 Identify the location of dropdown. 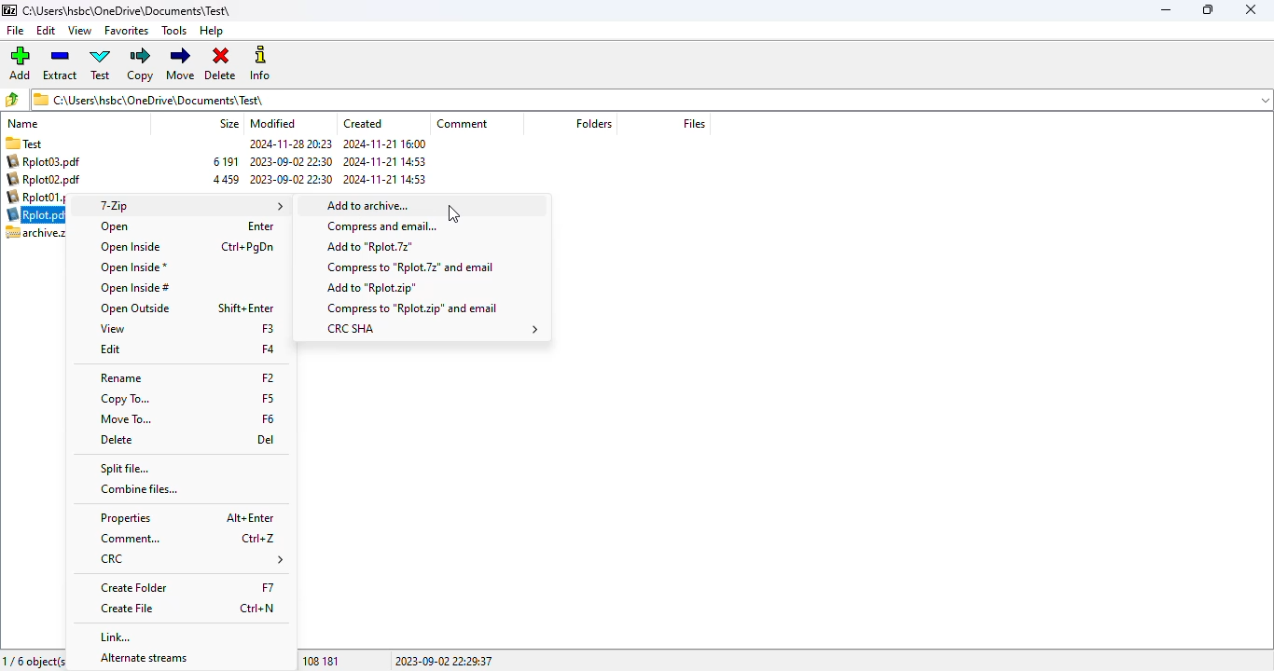
(1264, 100).